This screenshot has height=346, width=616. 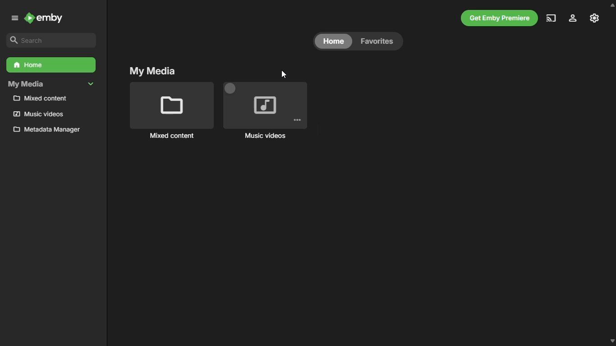 I want to click on my media, so click(x=25, y=84).